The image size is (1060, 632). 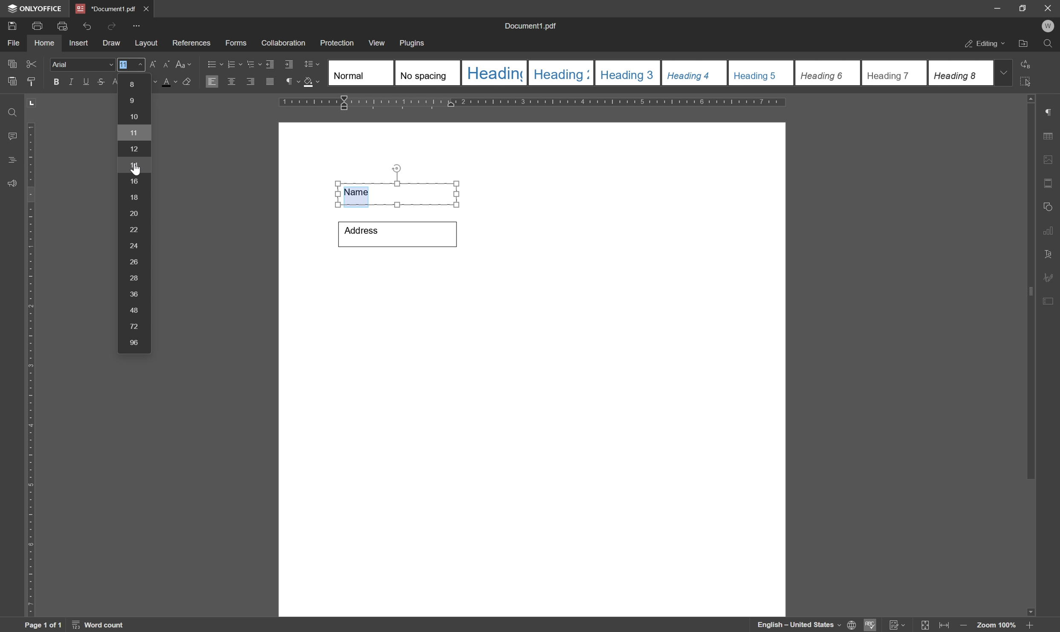 I want to click on Align left, so click(x=212, y=82).